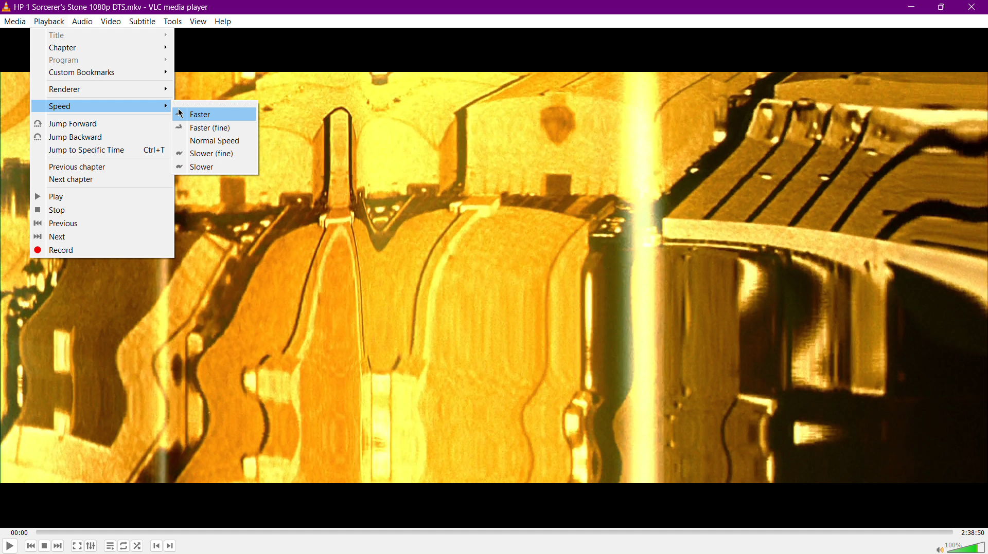 Image resolution: width=988 pixels, height=554 pixels. What do you see at coordinates (53, 209) in the screenshot?
I see `Stop` at bounding box center [53, 209].